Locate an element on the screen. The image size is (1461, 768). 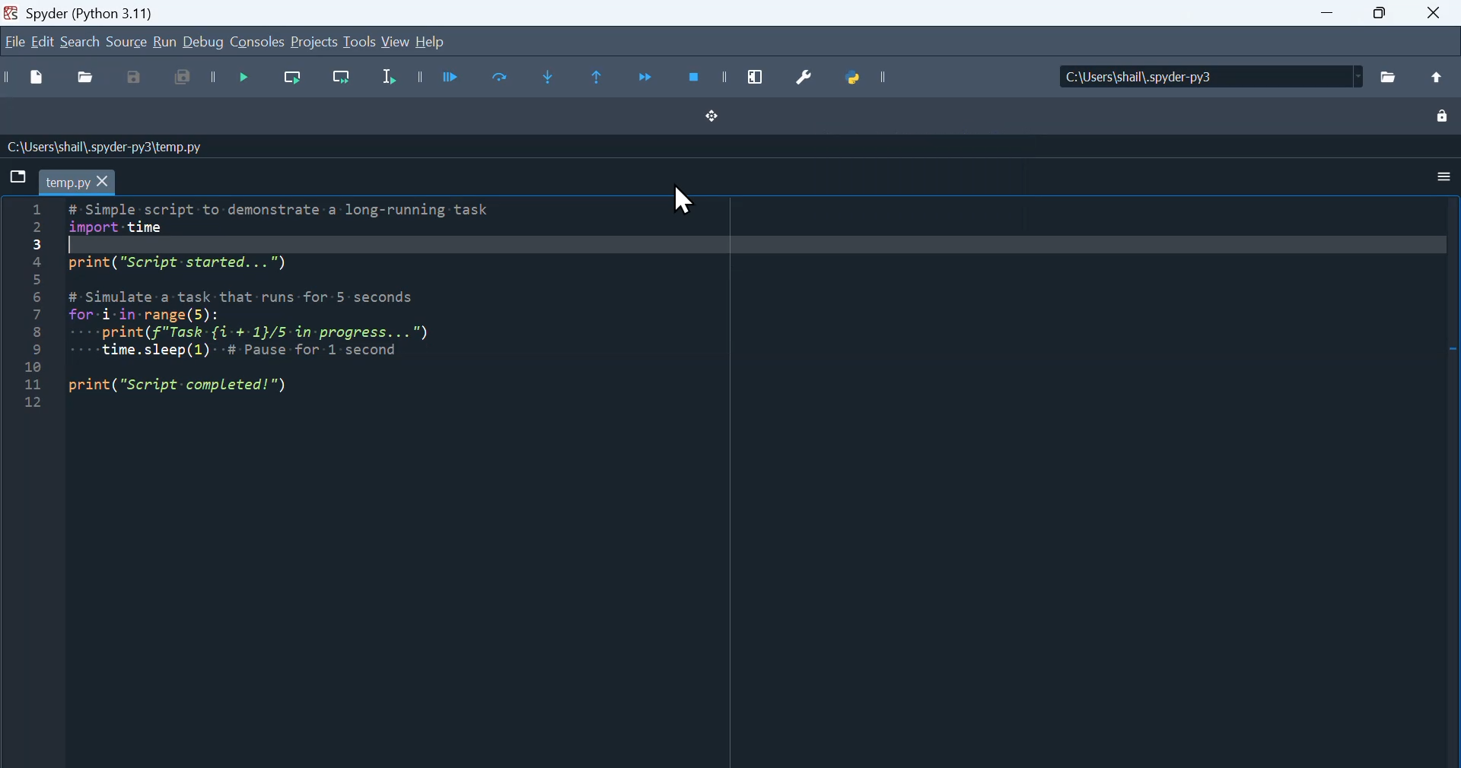
Python path manager is located at coordinates (867, 74).